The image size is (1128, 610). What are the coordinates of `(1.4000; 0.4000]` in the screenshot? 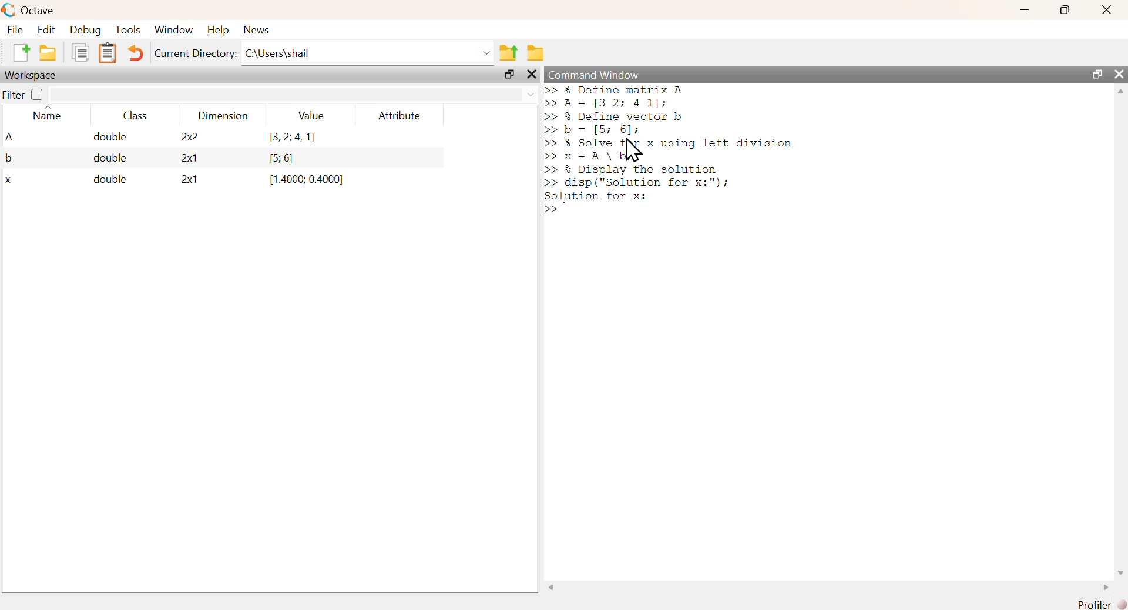 It's located at (301, 180).